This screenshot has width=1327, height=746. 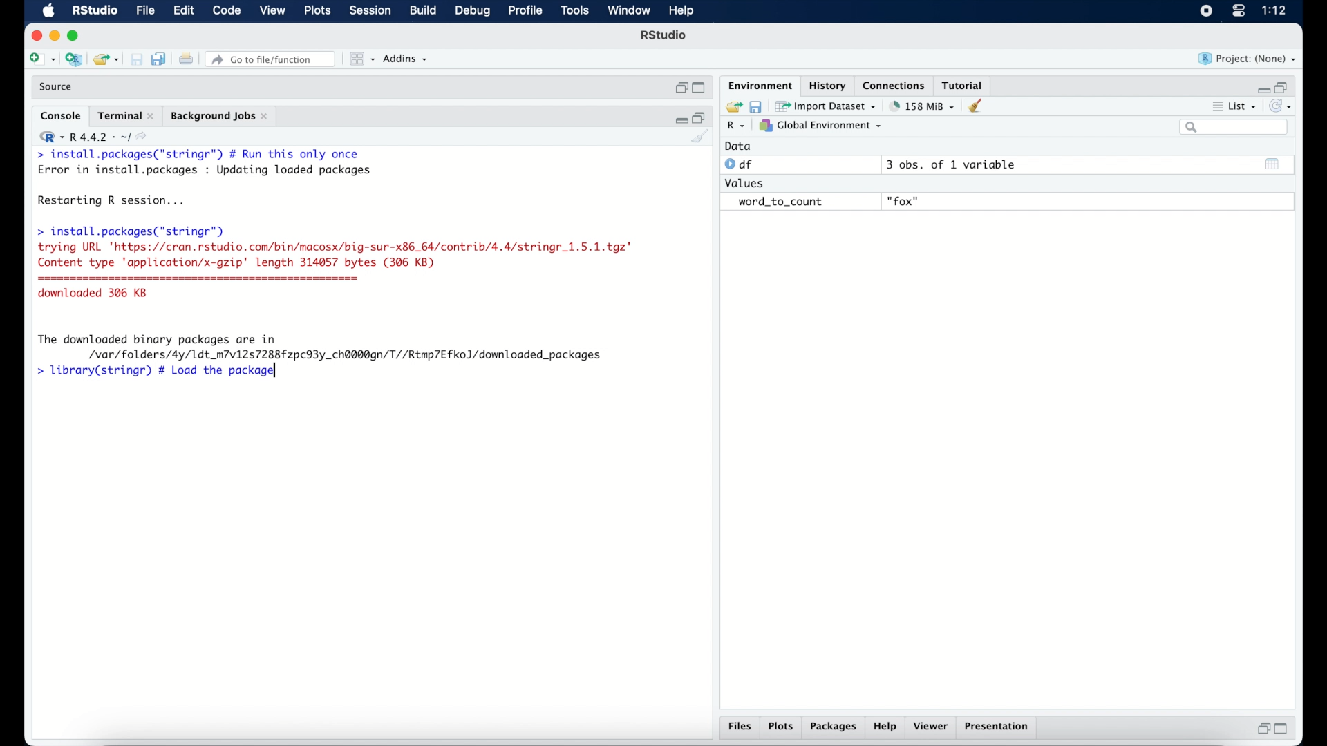 I want to click on profile, so click(x=524, y=11).